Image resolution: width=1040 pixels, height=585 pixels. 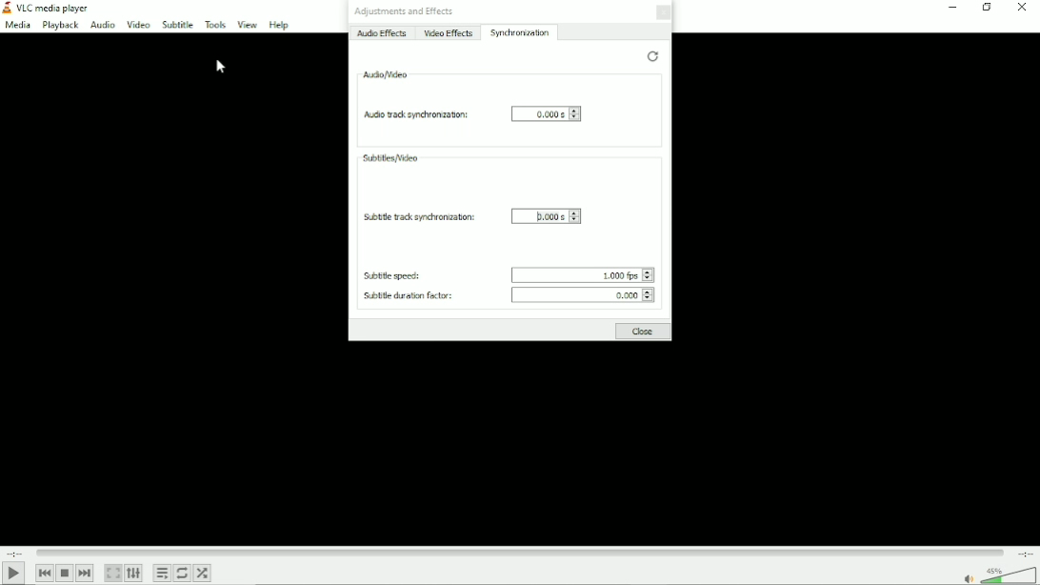 What do you see at coordinates (134, 573) in the screenshot?
I see `show extended settings` at bounding box center [134, 573].